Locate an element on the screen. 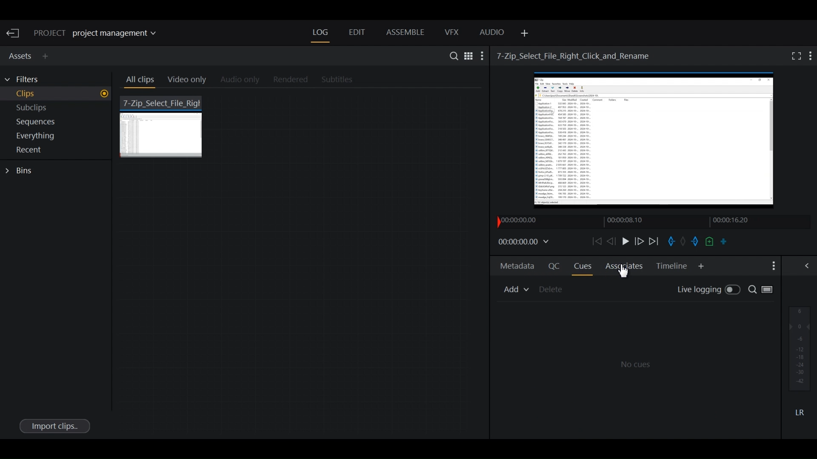 This screenshot has height=459, width=817. VFX is located at coordinates (452, 32).